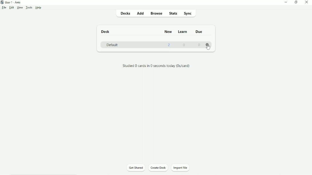  What do you see at coordinates (4, 8) in the screenshot?
I see `File` at bounding box center [4, 8].